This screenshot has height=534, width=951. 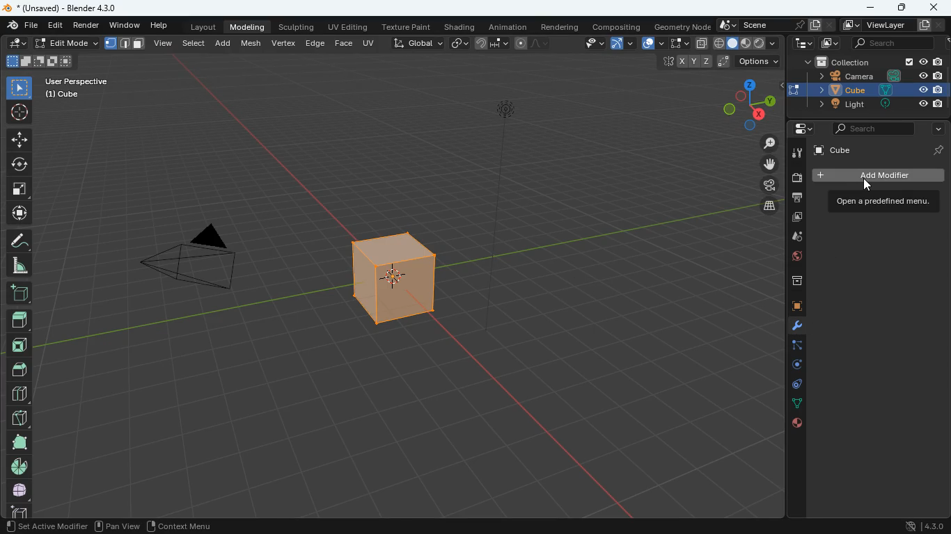 I want to click on geometry node, so click(x=682, y=25).